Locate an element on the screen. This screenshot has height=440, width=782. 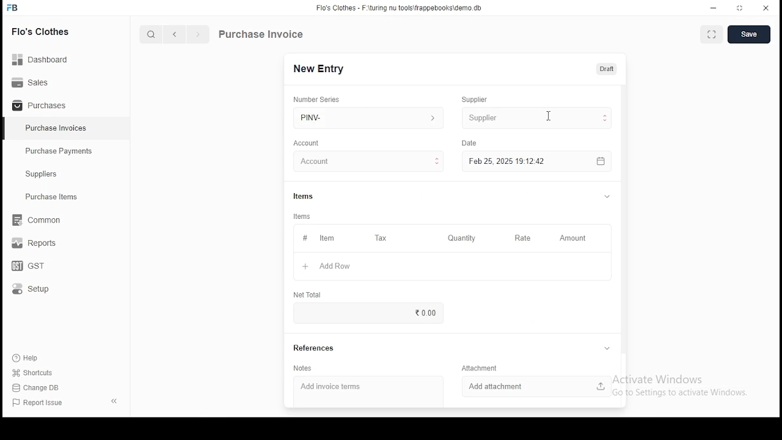
# is located at coordinates (305, 239).